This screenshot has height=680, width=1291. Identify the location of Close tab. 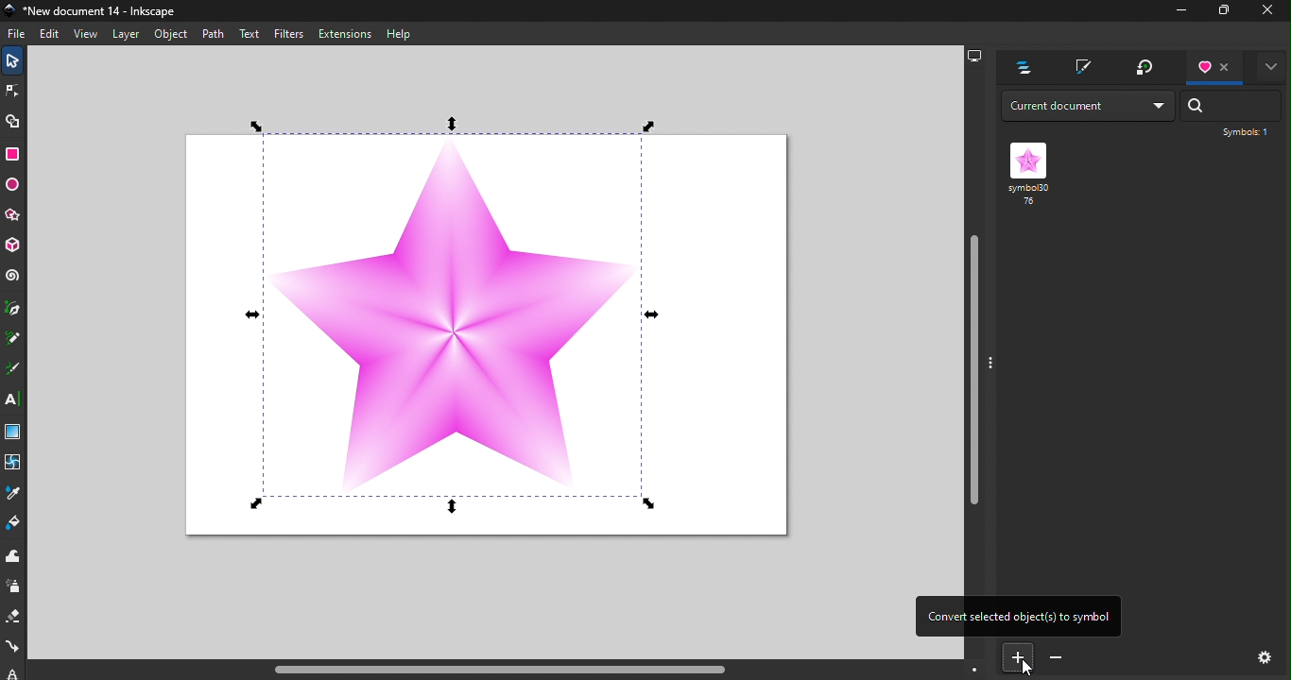
(1223, 65).